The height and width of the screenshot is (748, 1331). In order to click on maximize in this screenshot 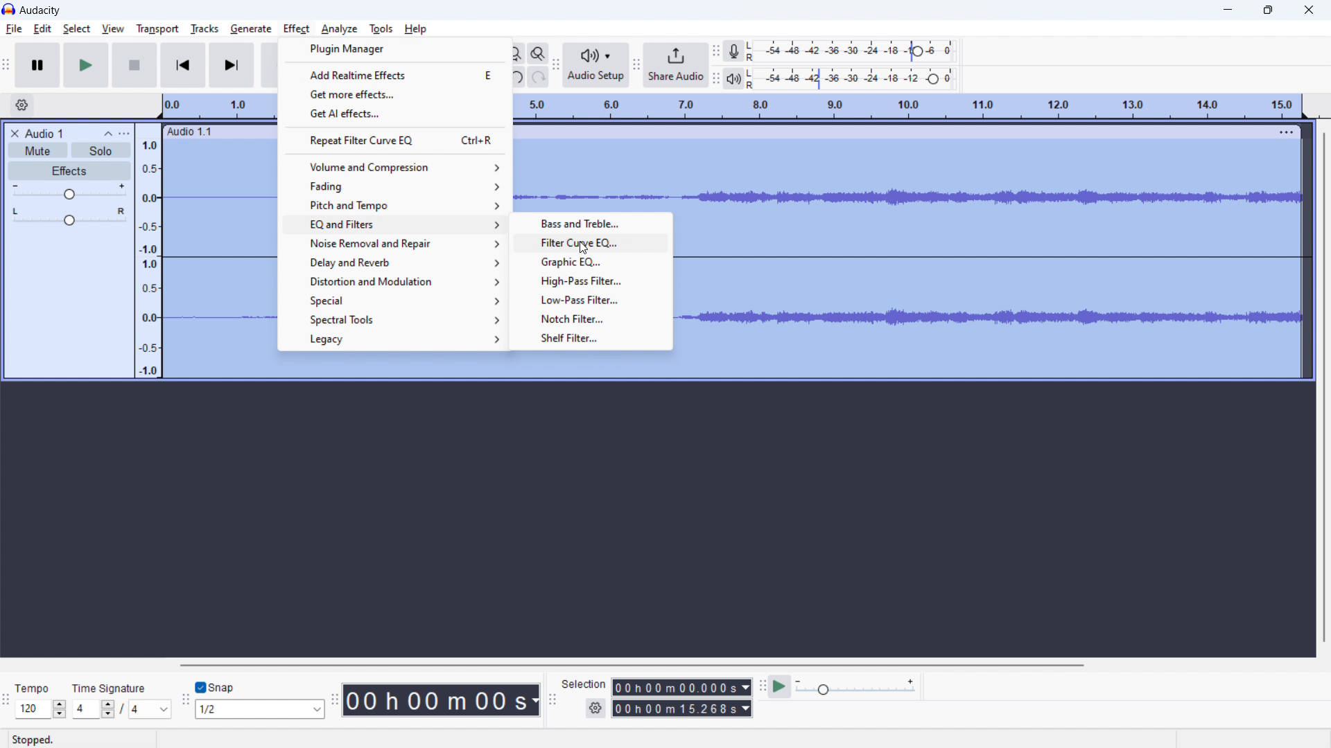, I will do `click(1268, 10)`.